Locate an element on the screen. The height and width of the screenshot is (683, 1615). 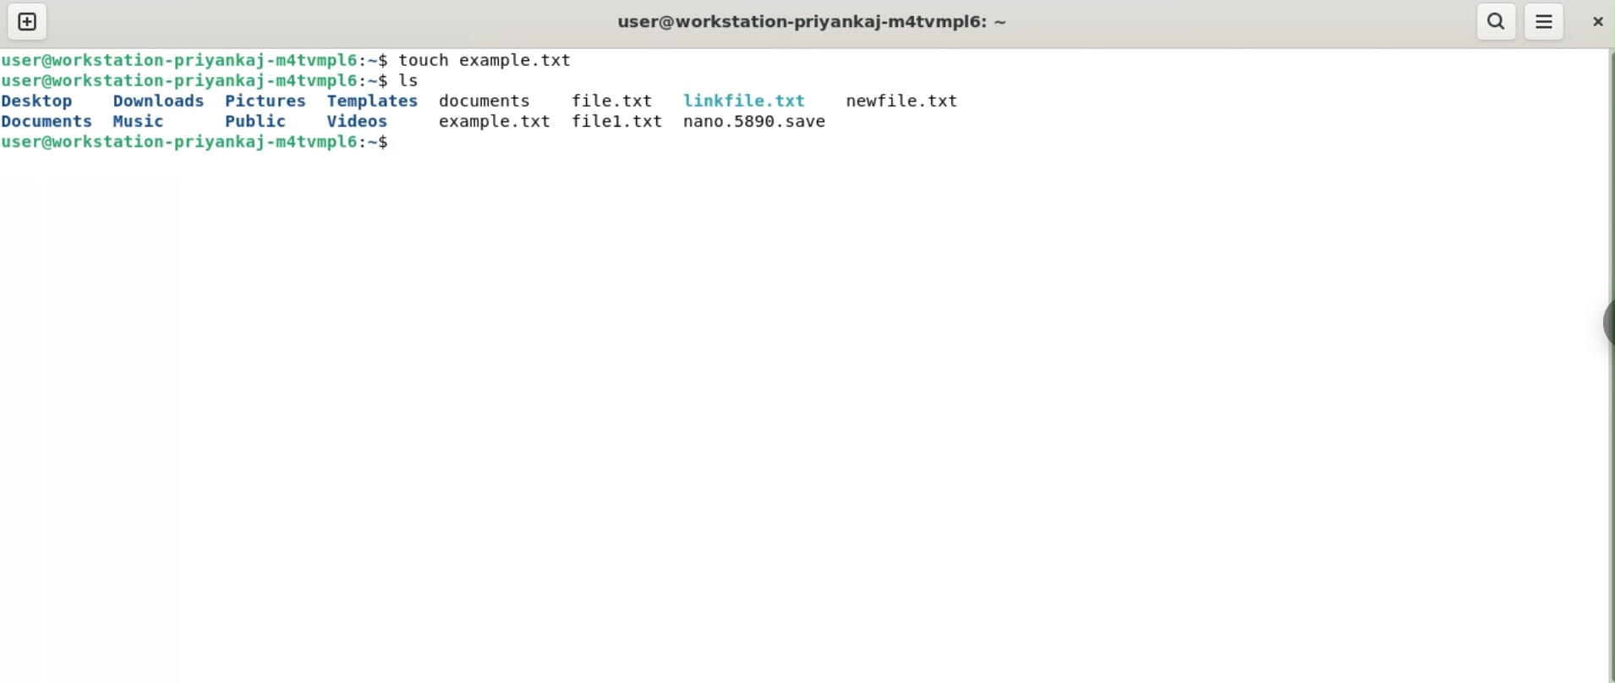
touch example.txt is located at coordinates (492, 59).